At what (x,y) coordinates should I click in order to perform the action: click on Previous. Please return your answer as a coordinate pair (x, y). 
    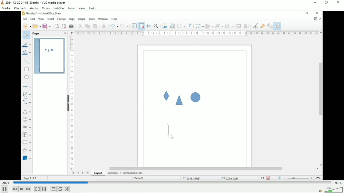
    Looking at the image, I should click on (14, 189).